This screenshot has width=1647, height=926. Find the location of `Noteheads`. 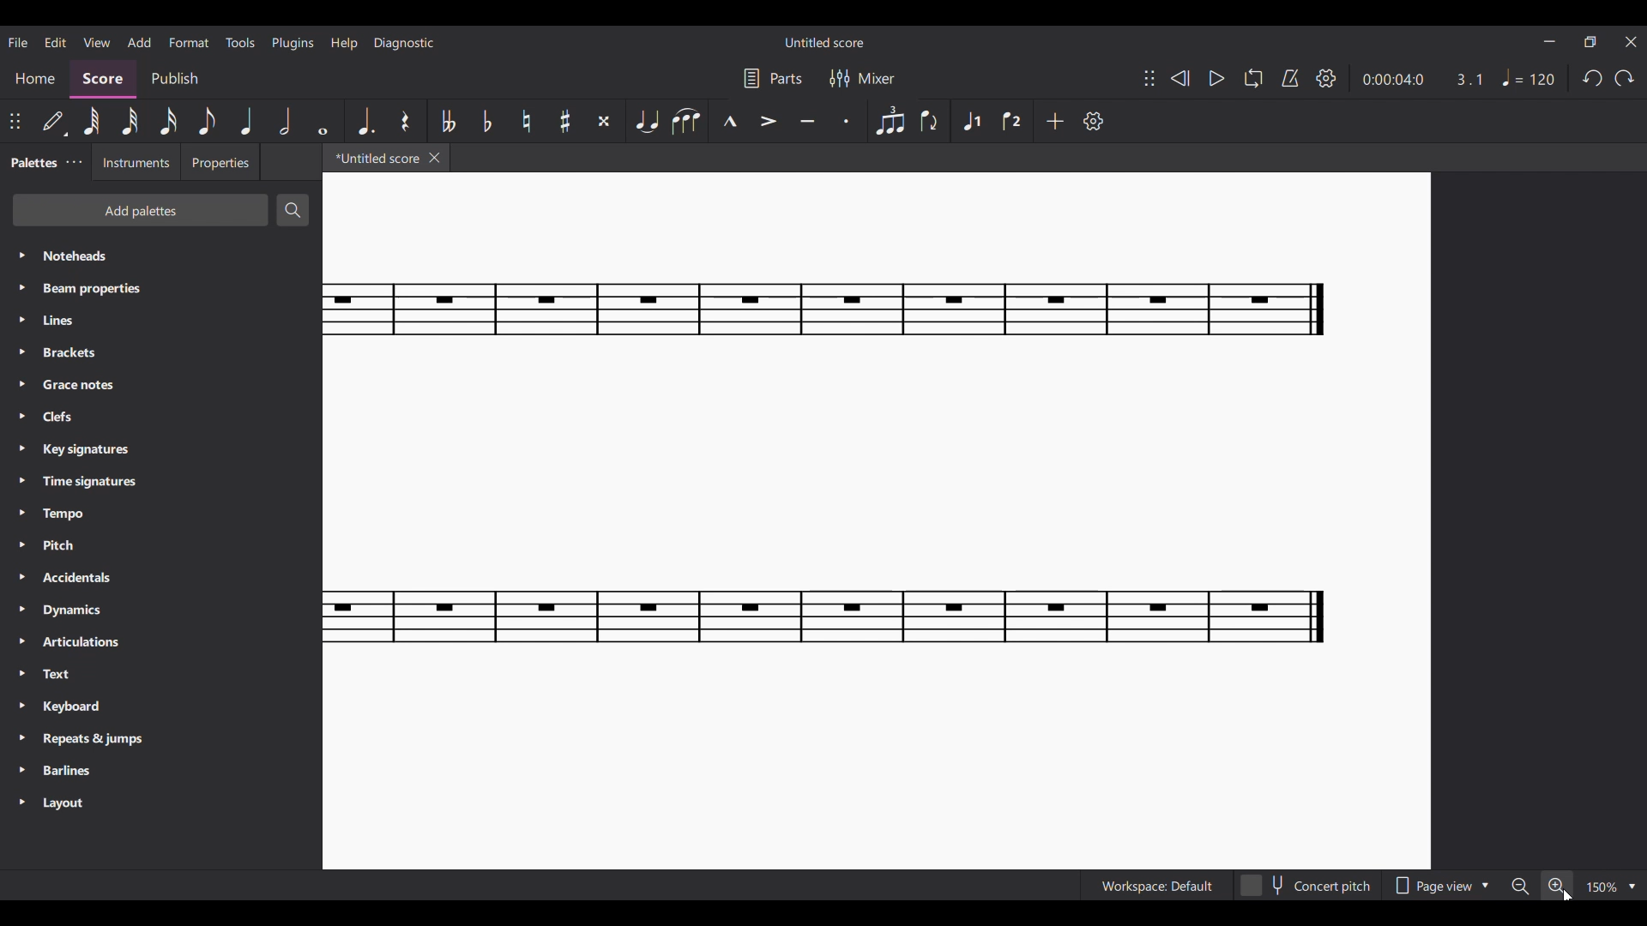

Noteheads is located at coordinates (162, 256).